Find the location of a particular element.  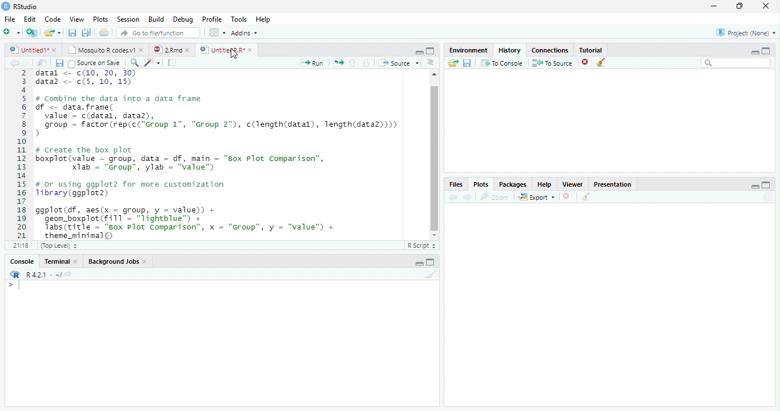

Source on Save is located at coordinates (96, 63).